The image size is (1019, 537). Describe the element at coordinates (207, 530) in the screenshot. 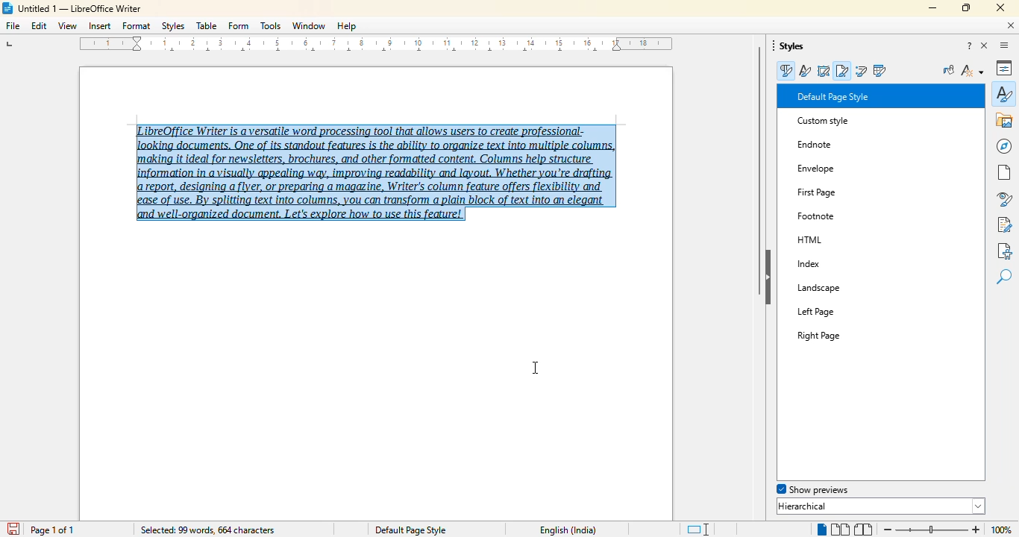

I see `selected: 99 words, 664 characters` at that location.